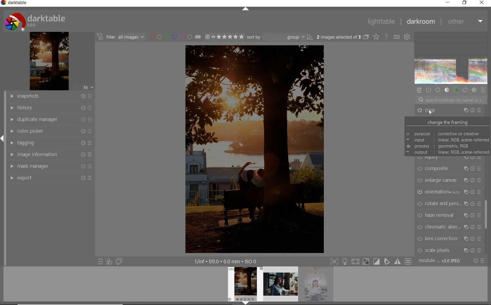 This screenshot has width=491, height=305. What do you see at coordinates (227, 261) in the screenshot?
I see `other interface detail` at bounding box center [227, 261].